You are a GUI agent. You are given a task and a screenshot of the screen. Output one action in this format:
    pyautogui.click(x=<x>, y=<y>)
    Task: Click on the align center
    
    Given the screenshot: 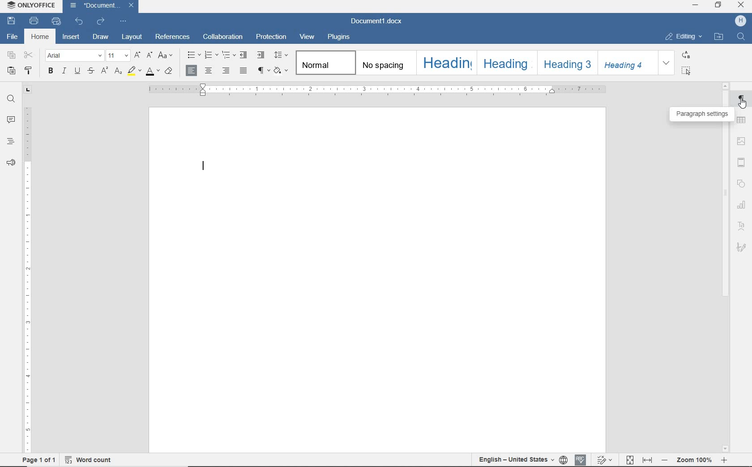 What is the action you would take?
    pyautogui.click(x=209, y=71)
    